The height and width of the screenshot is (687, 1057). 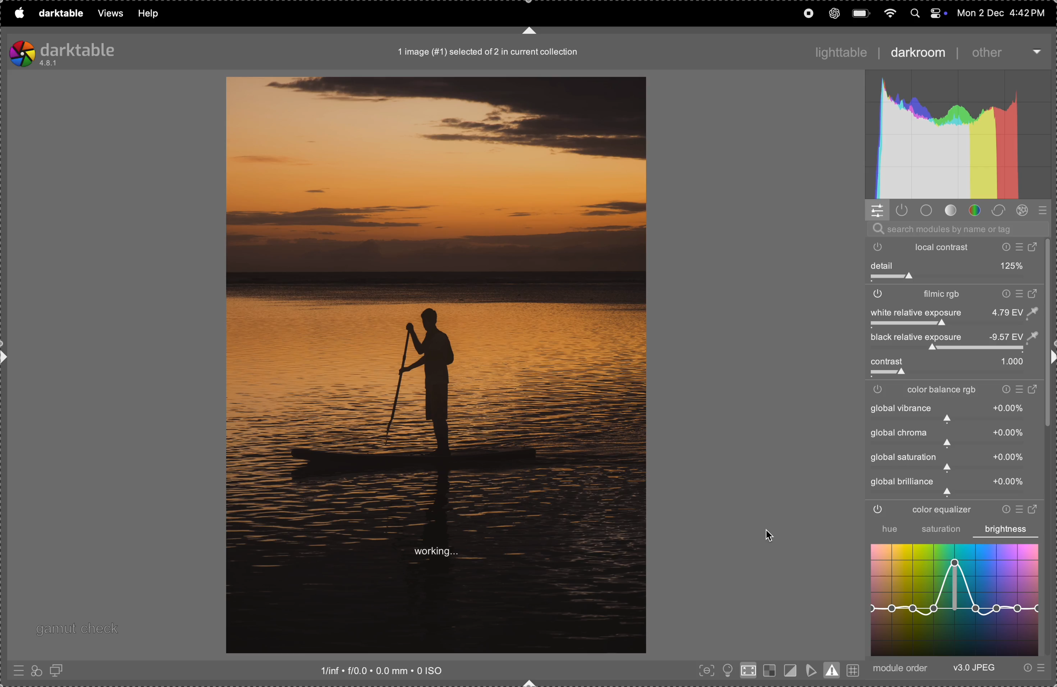 What do you see at coordinates (1001, 52) in the screenshot?
I see `other` at bounding box center [1001, 52].